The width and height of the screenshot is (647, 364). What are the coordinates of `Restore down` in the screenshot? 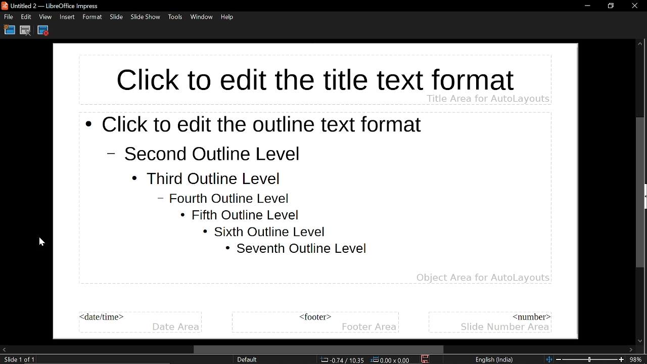 It's located at (612, 7).